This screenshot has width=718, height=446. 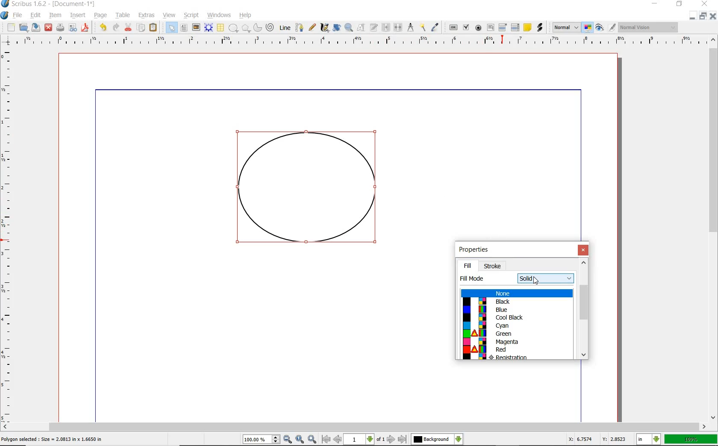 What do you see at coordinates (502, 27) in the screenshot?
I see `PDF COMBO BOX` at bounding box center [502, 27].